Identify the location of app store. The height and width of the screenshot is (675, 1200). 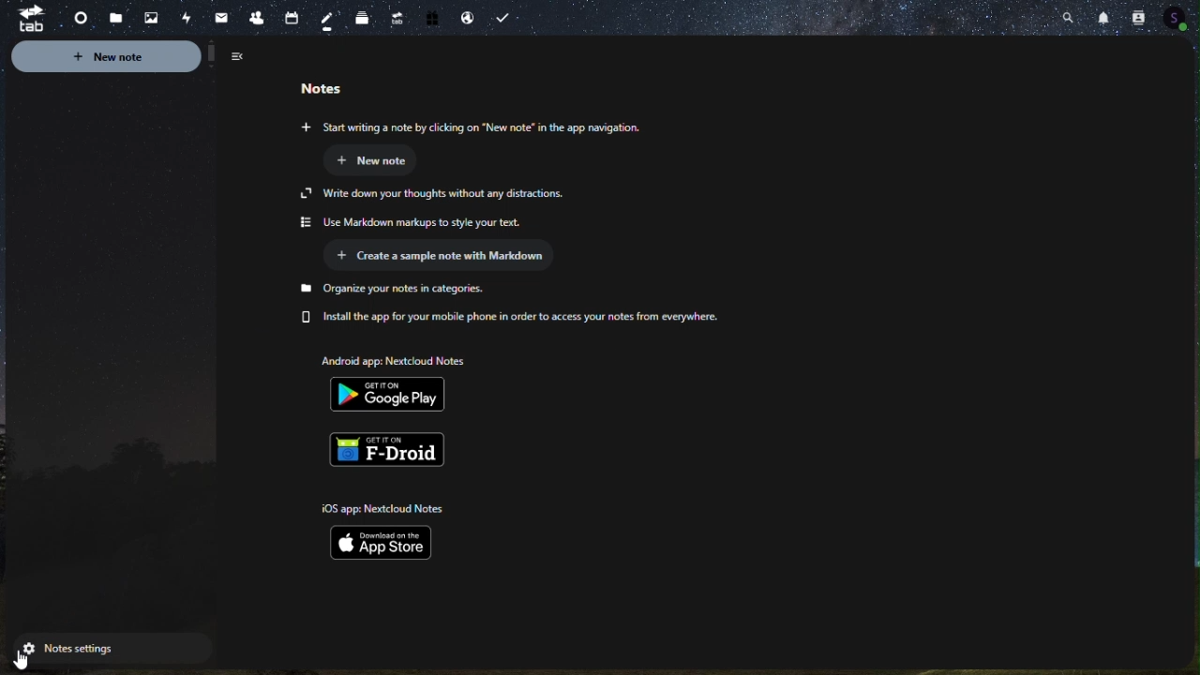
(388, 528).